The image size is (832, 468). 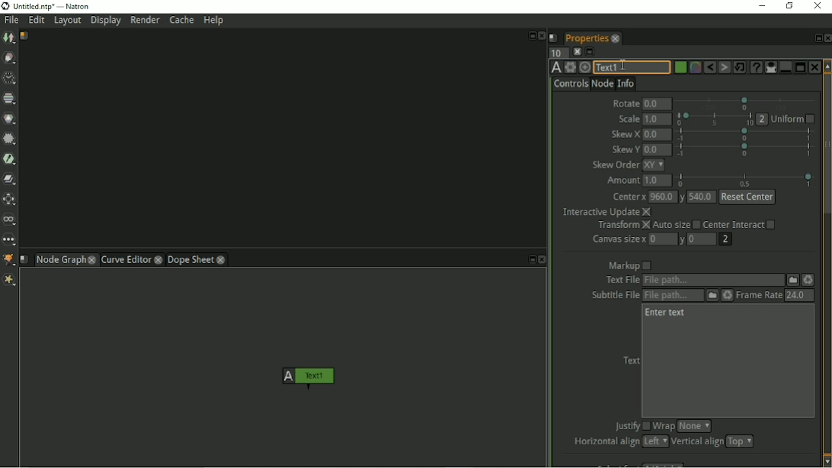 What do you see at coordinates (558, 52) in the screenshot?
I see `Maximum number of panels` at bounding box center [558, 52].